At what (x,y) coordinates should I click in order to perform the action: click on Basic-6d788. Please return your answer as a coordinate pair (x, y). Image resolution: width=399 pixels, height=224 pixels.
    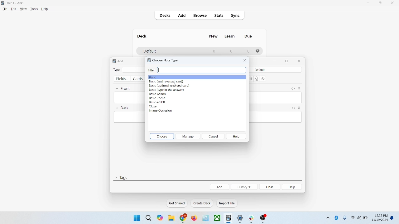
    Looking at the image, I should click on (158, 94).